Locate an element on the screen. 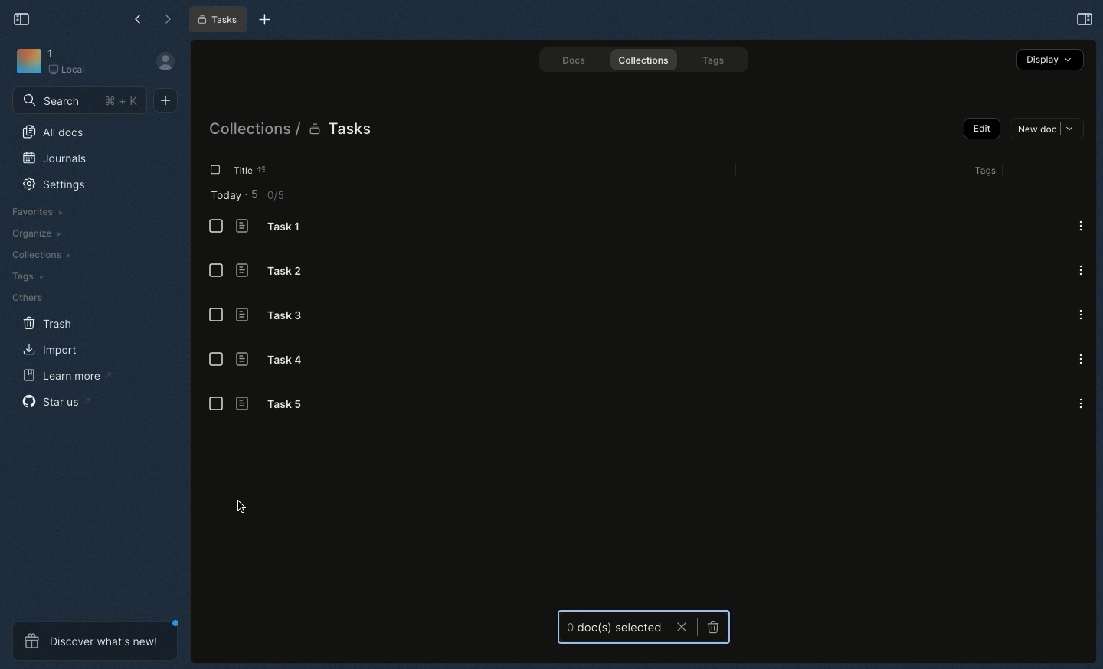 The image size is (1103, 669). New document is located at coordinates (165, 101).